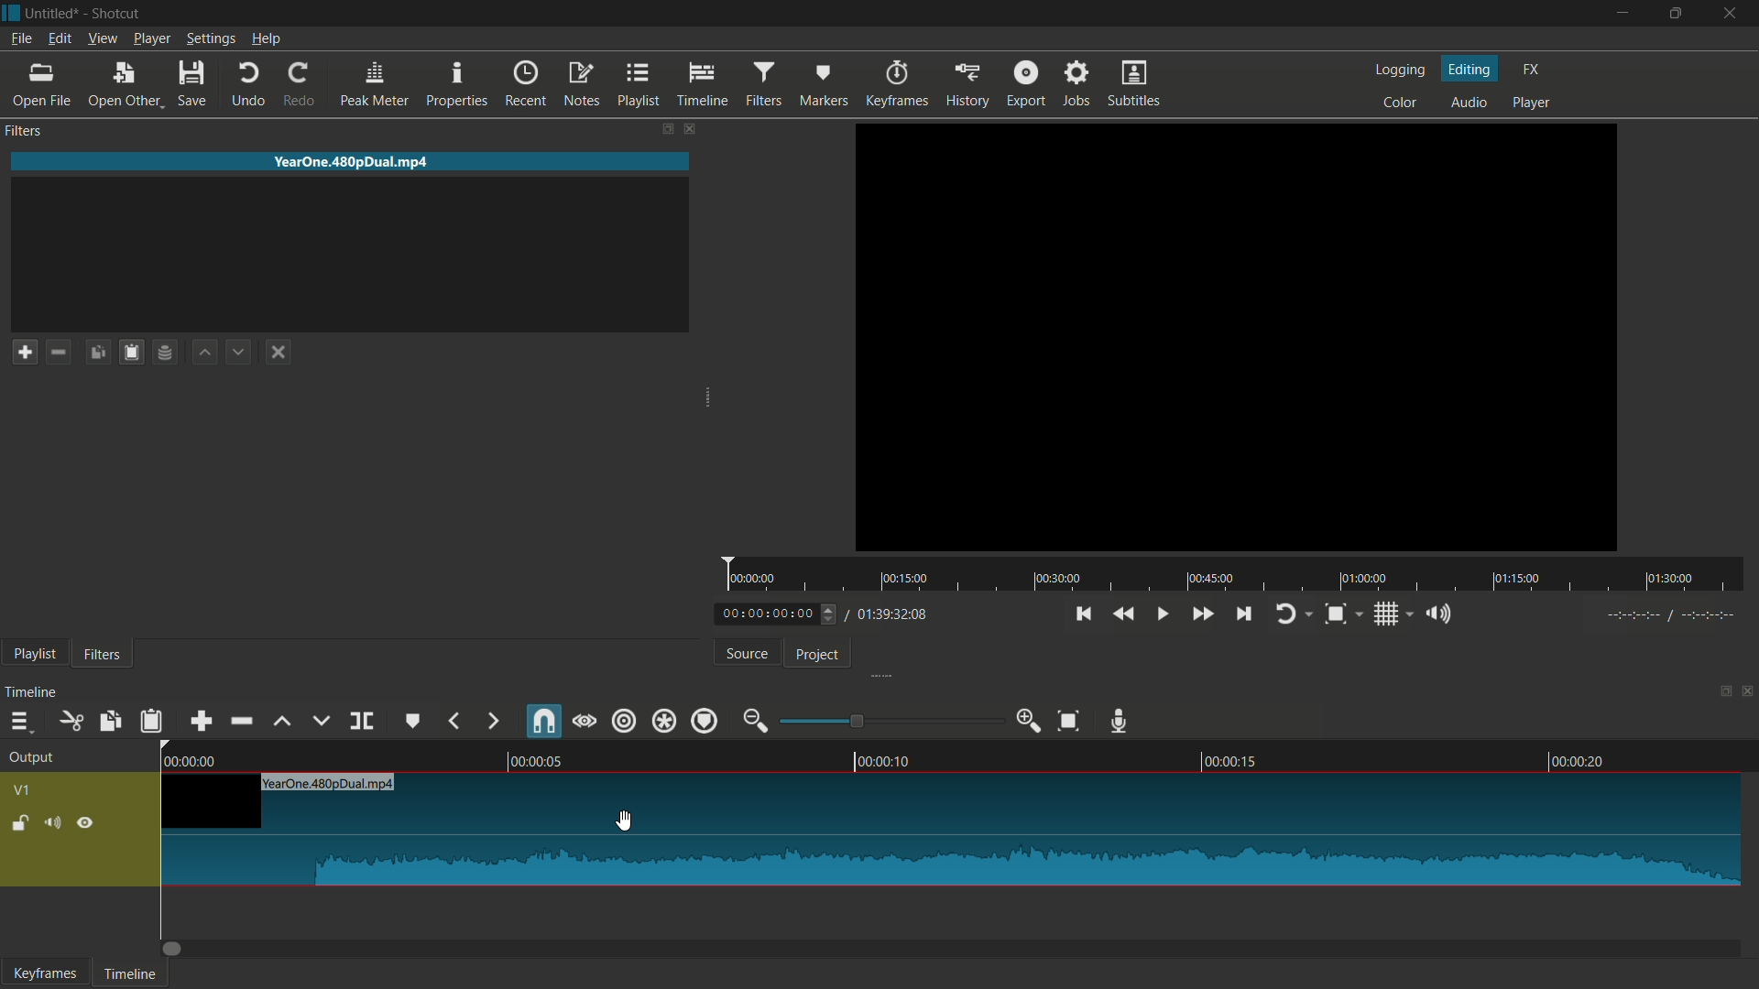  What do you see at coordinates (41, 84) in the screenshot?
I see `open file` at bounding box center [41, 84].